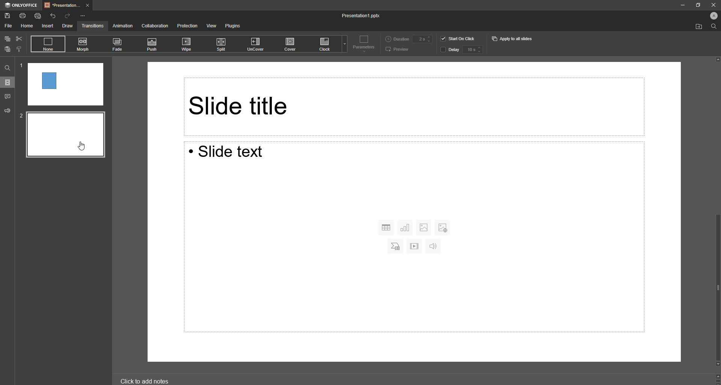 This screenshot has height=385, width=721. What do you see at coordinates (67, 26) in the screenshot?
I see `Draw` at bounding box center [67, 26].